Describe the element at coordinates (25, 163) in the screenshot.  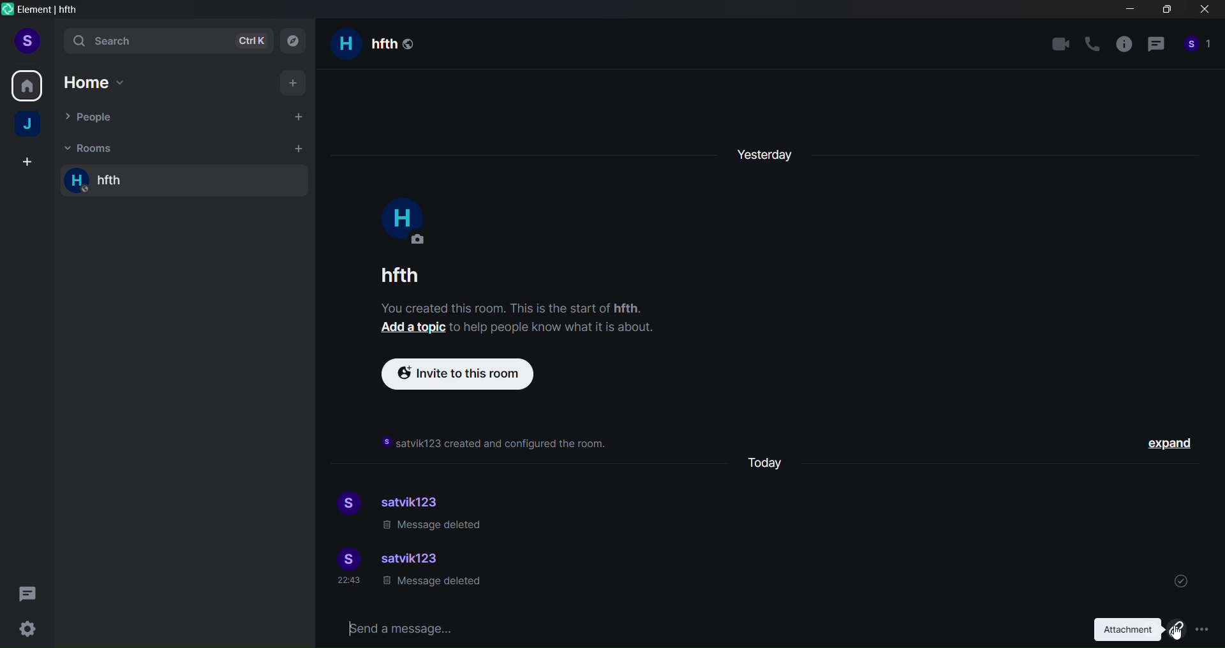
I see `create space` at that location.